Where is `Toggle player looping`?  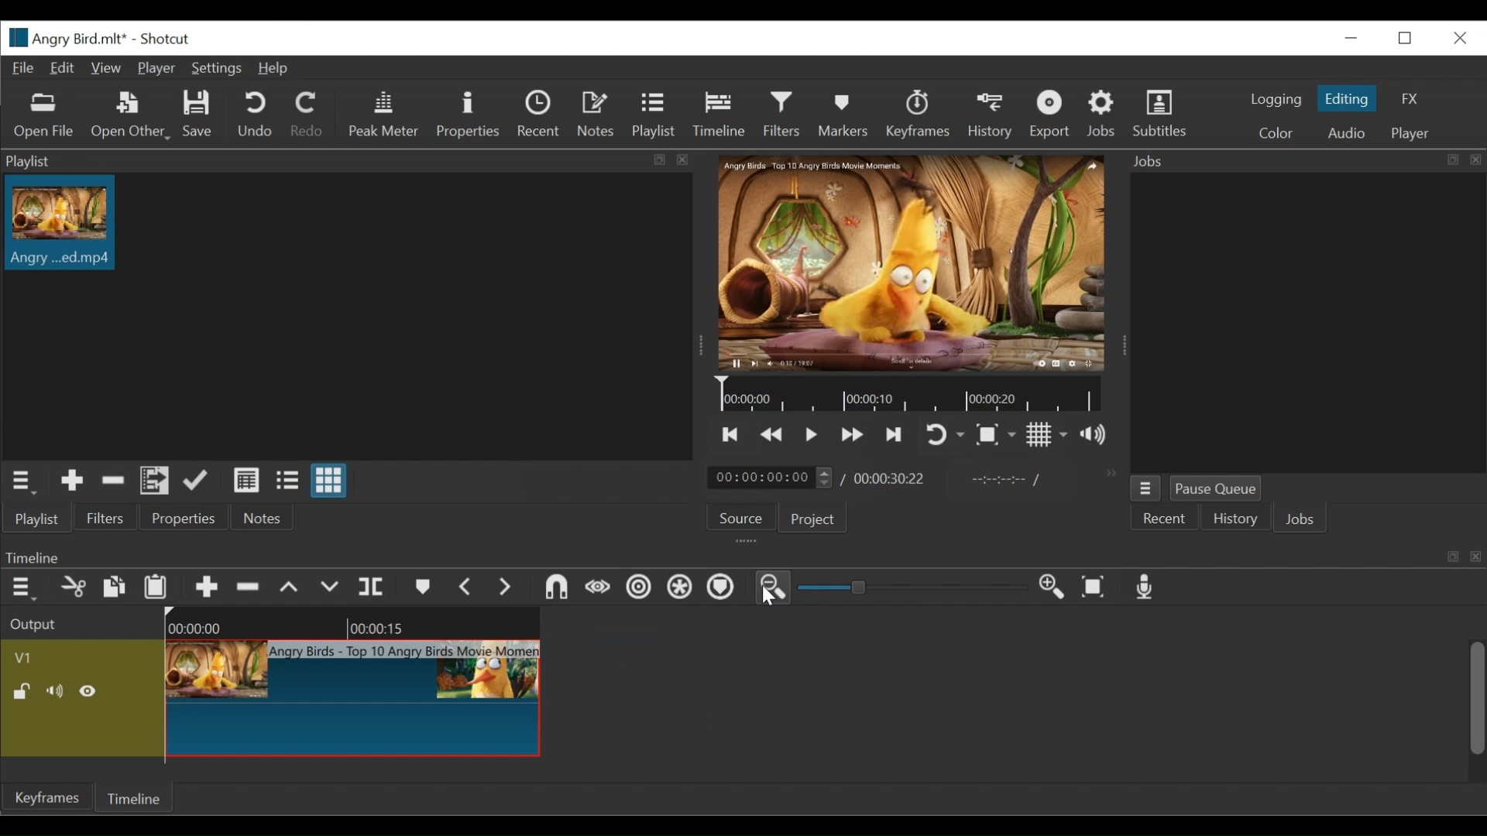 Toggle player looping is located at coordinates (943, 433).